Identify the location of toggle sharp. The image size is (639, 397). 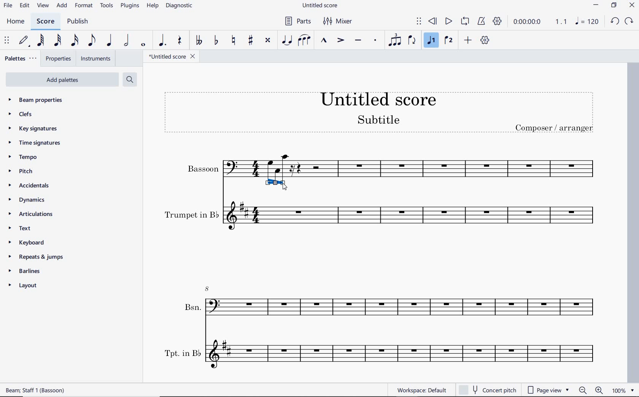
(250, 41).